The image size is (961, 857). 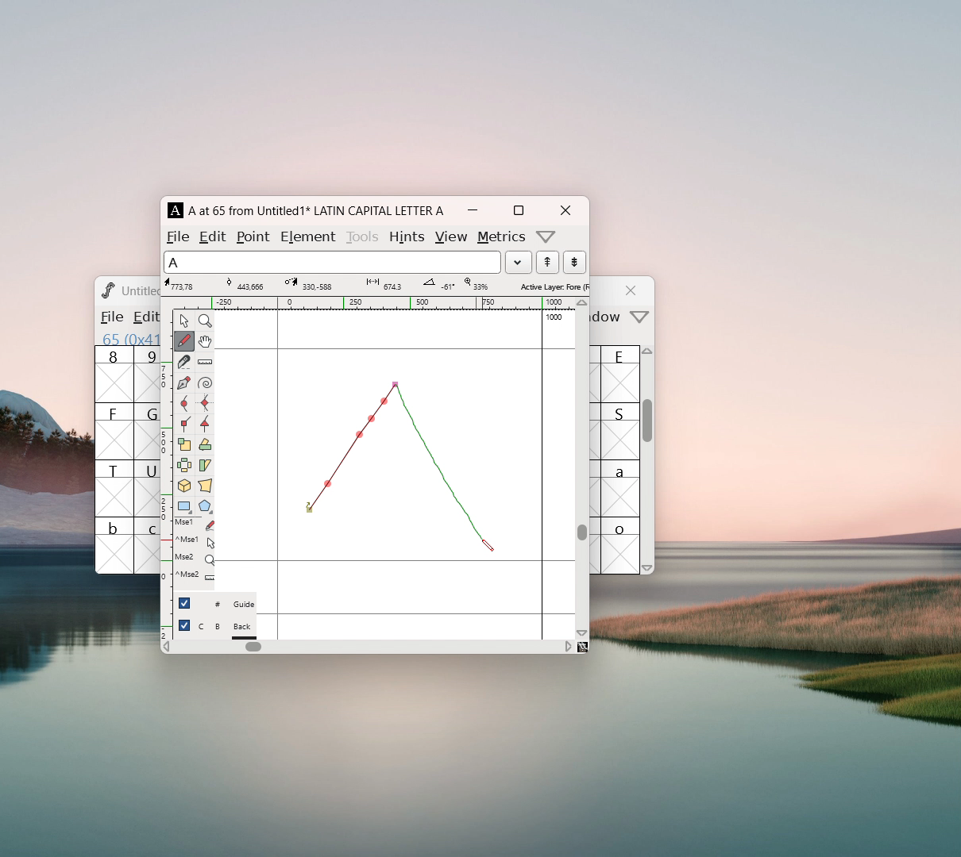 I want to click on perspective transformation, so click(x=205, y=487).